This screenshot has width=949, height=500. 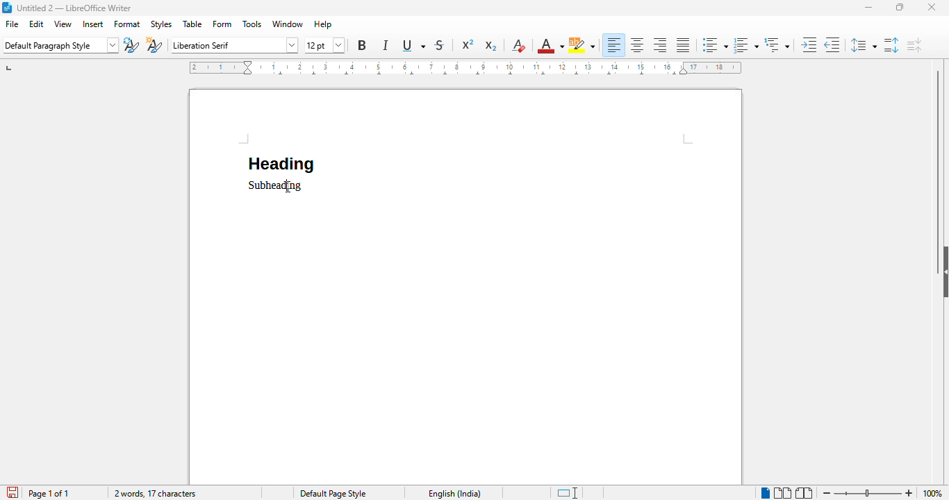 I want to click on styles, so click(x=160, y=24).